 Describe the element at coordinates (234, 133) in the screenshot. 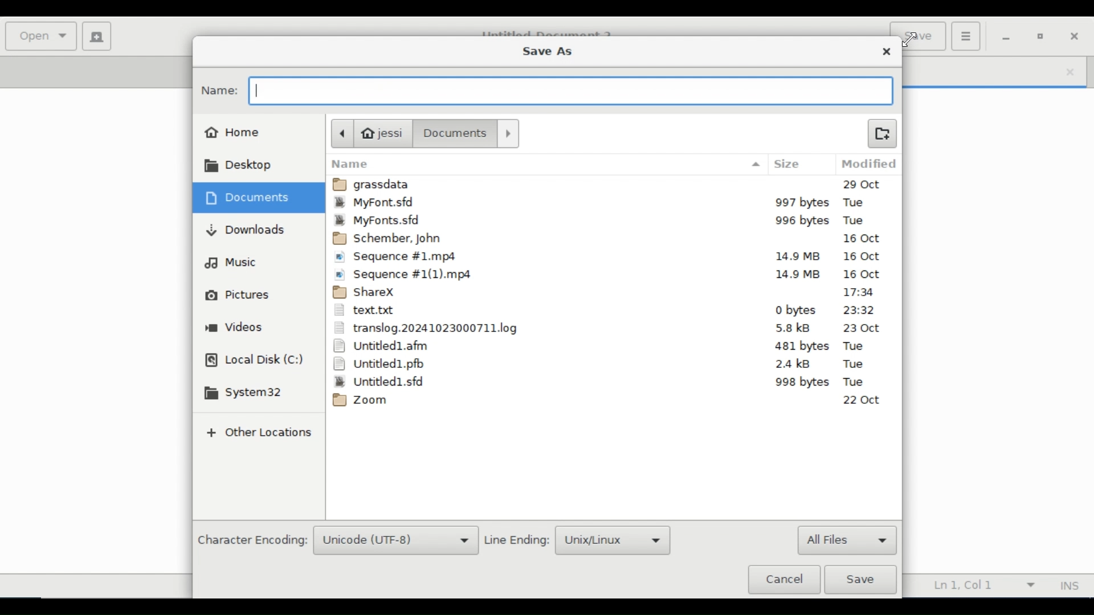

I see `Home` at that location.